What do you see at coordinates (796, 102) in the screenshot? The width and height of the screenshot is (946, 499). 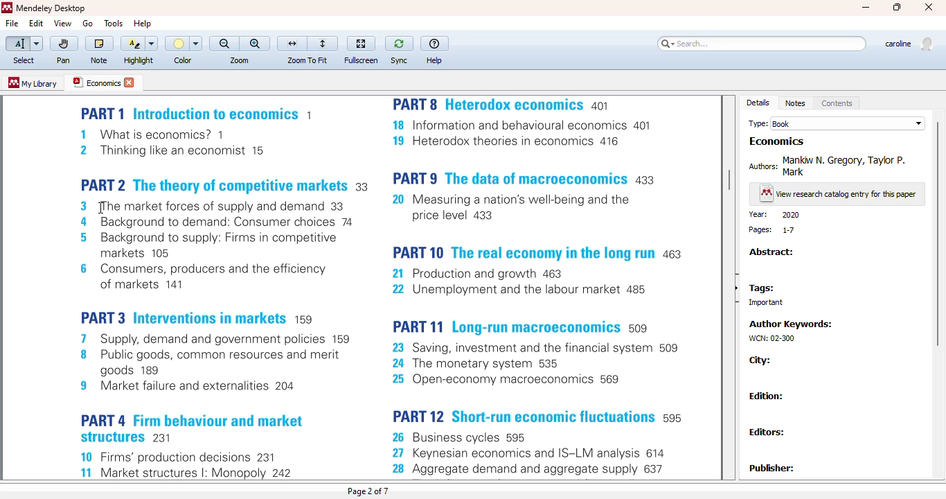 I see `Notes` at bounding box center [796, 102].